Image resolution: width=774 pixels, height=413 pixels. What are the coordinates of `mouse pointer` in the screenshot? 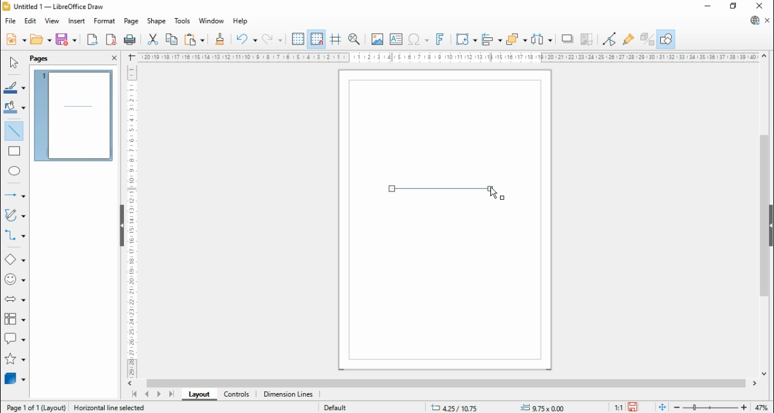 It's located at (497, 193).